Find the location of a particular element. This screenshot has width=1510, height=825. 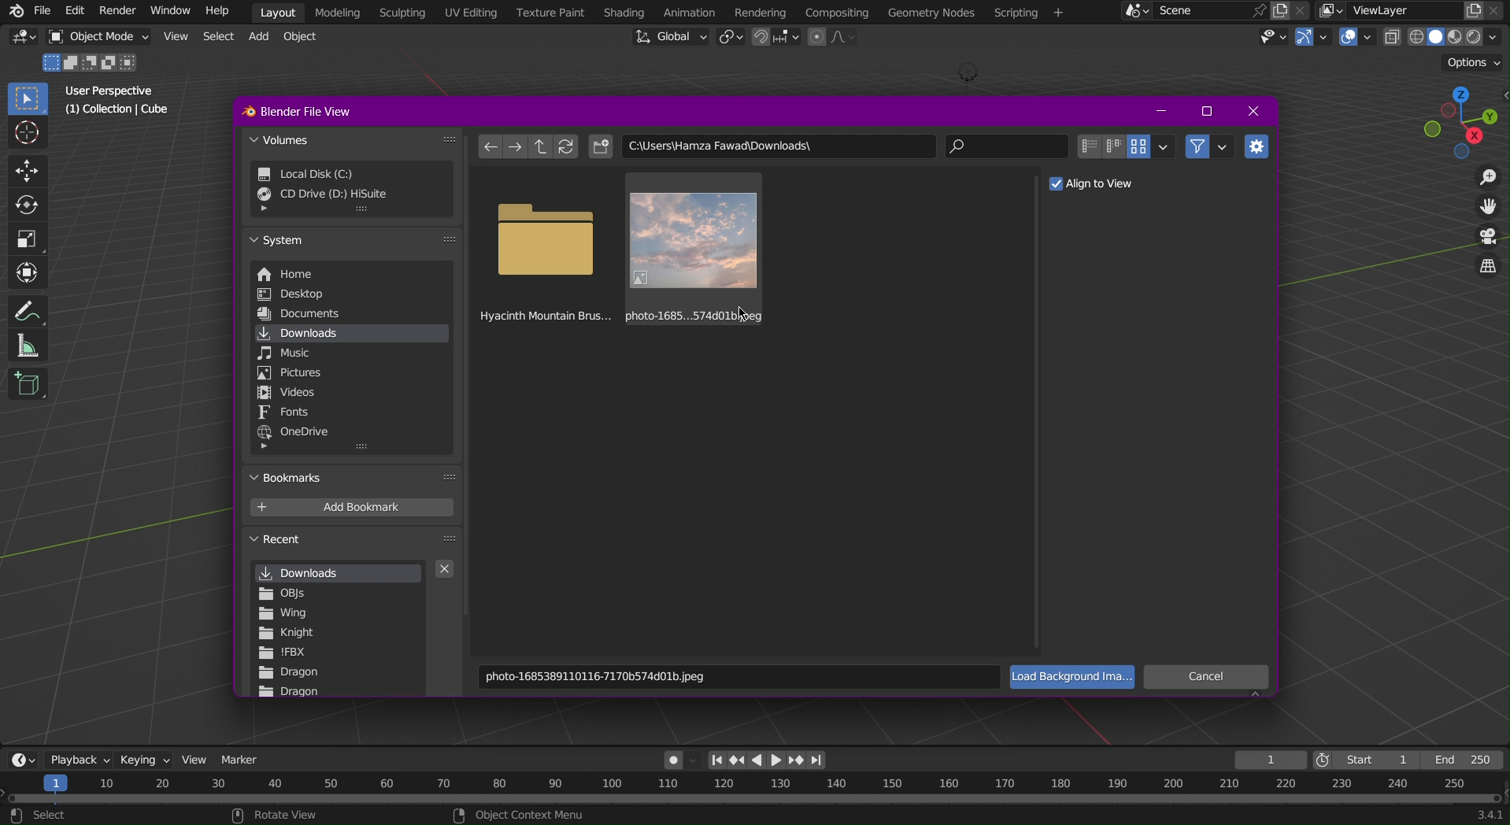

ViewLayer is located at coordinates (1413, 11).